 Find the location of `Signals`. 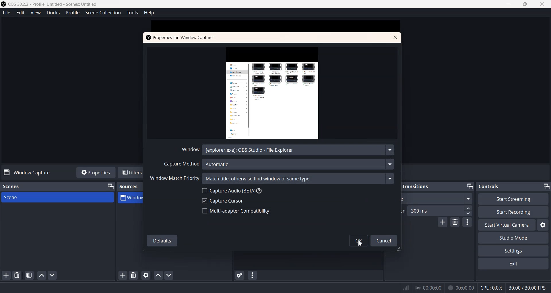

Signals is located at coordinates (403, 288).